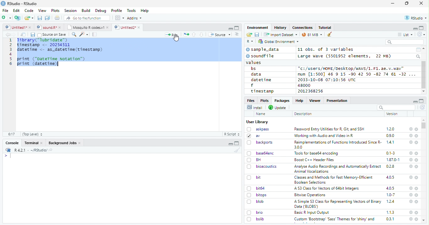  What do you see at coordinates (251, 100) in the screenshot?
I see `Files` at bounding box center [251, 100].